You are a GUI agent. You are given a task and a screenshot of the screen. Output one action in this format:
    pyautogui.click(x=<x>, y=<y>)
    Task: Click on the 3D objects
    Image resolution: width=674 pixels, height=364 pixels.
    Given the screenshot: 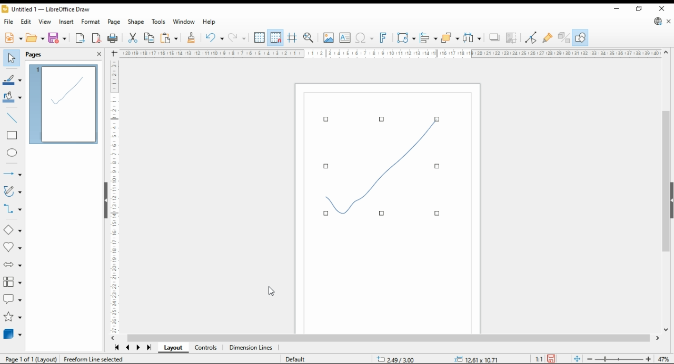 What is the action you would take?
    pyautogui.click(x=12, y=335)
    